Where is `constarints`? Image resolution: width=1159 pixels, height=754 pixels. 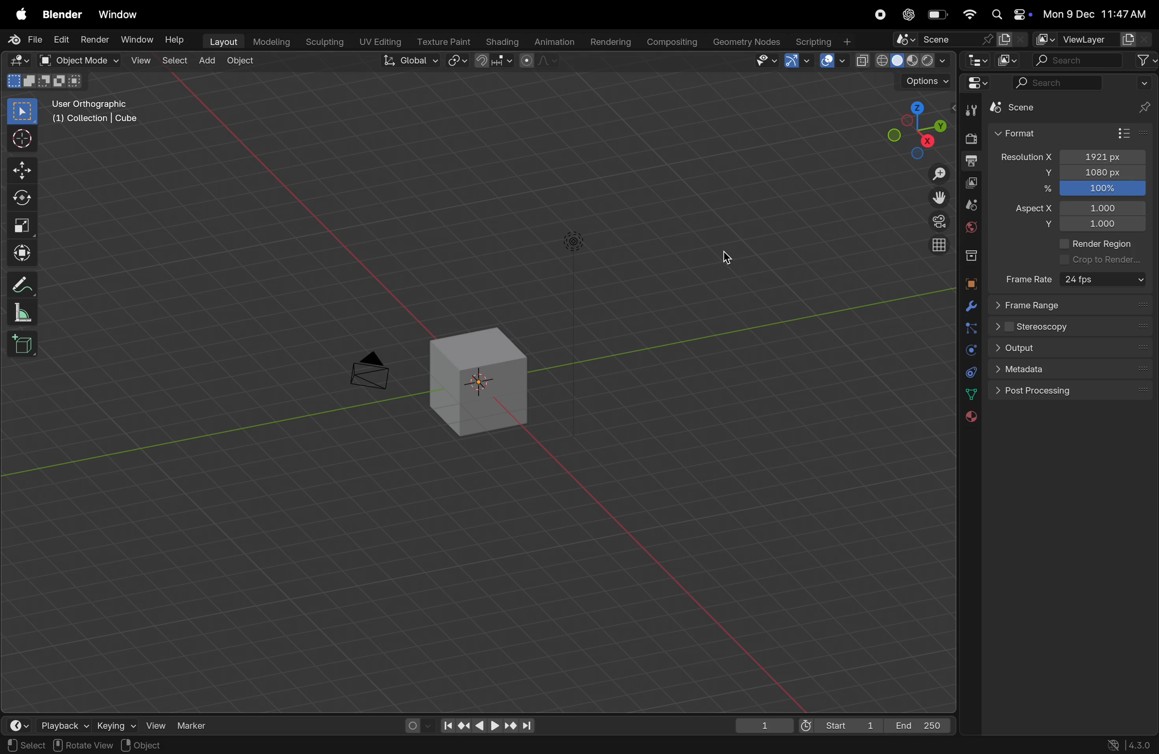 constarints is located at coordinates (970, 371).